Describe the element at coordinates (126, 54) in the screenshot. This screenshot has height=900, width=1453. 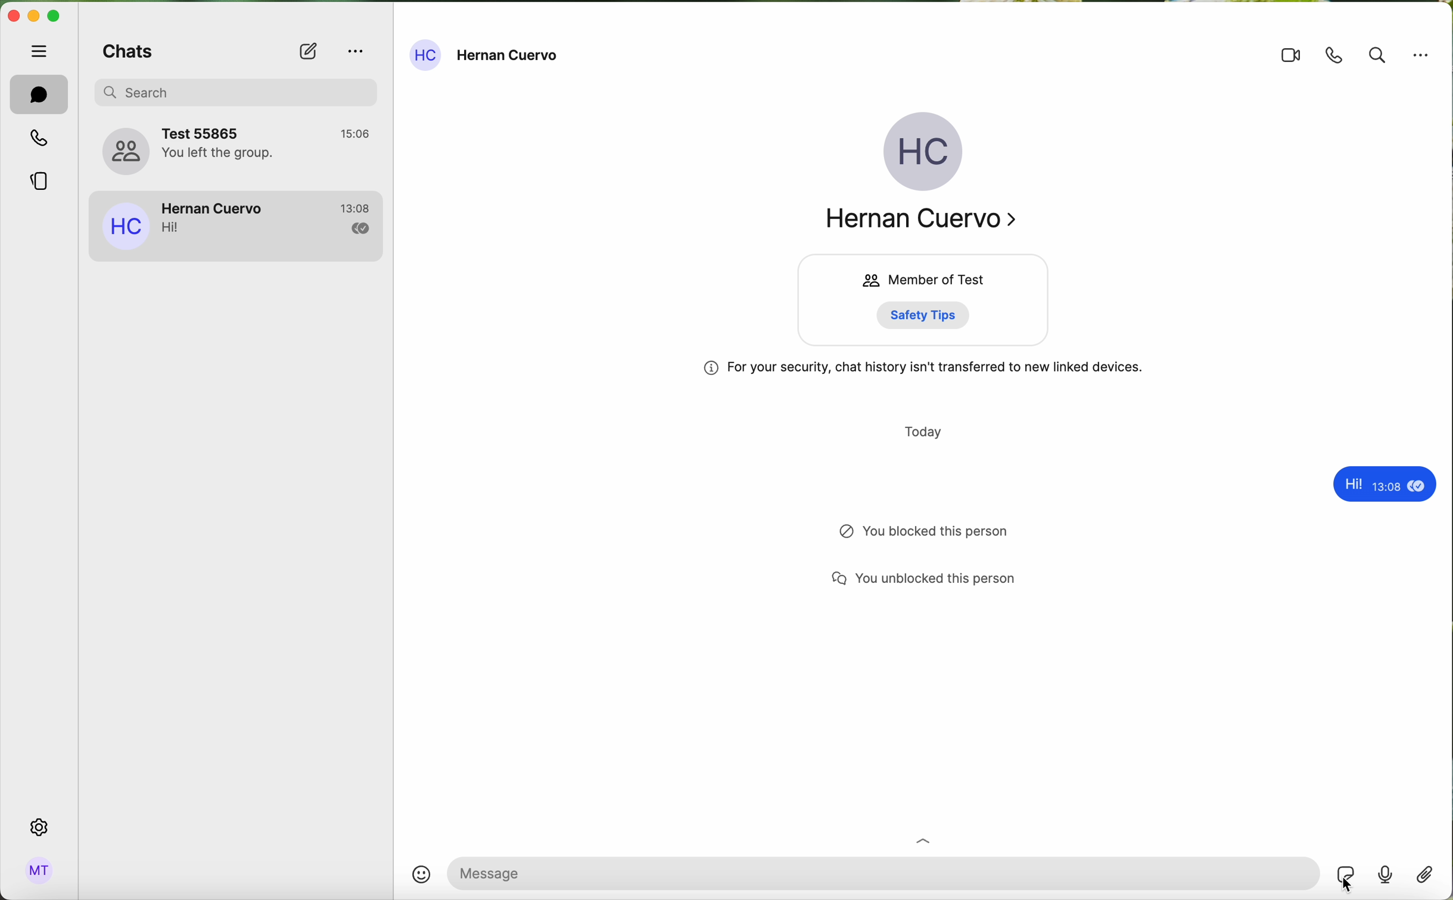
I see `chats` at that location.